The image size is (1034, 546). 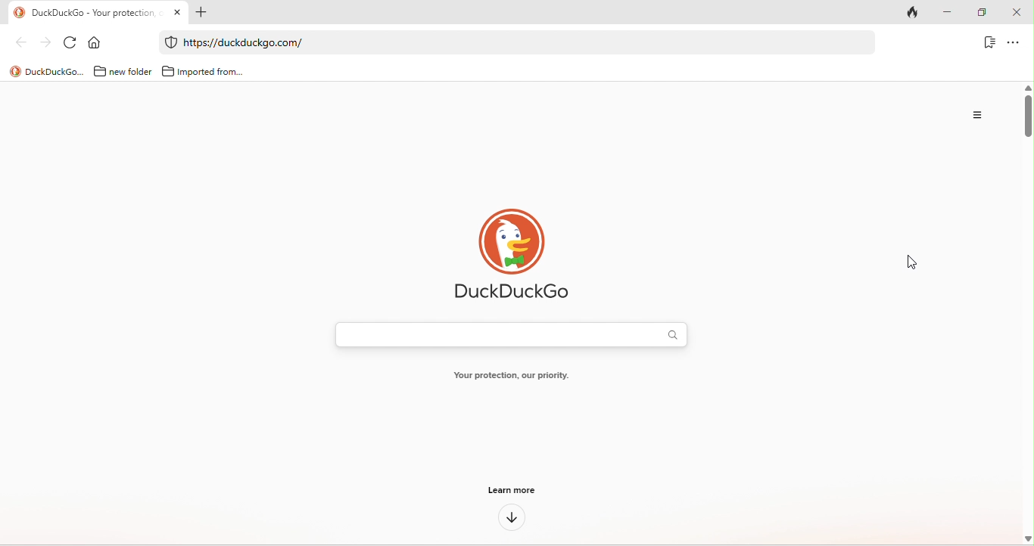 I want to click on learn more, so click(x=512, y=492).